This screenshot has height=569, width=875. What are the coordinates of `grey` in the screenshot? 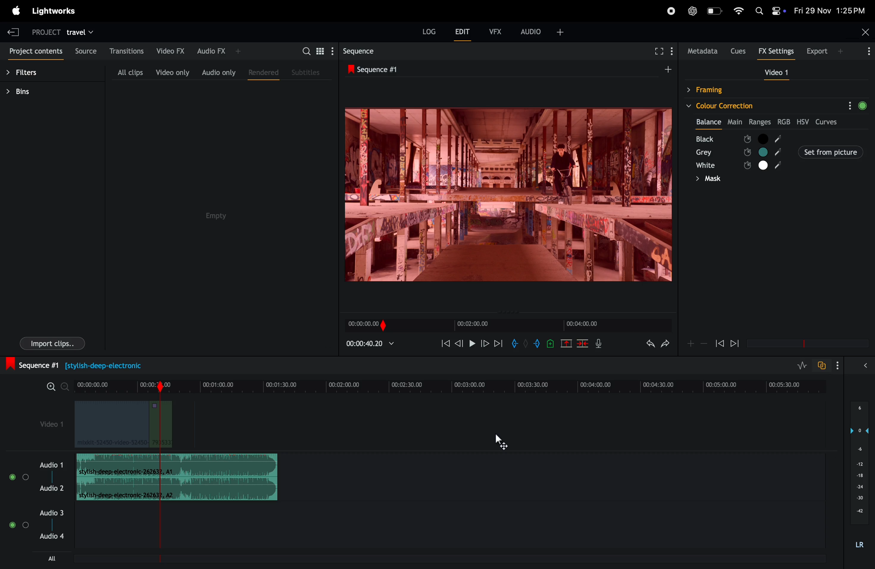 It's located at (704, 153).